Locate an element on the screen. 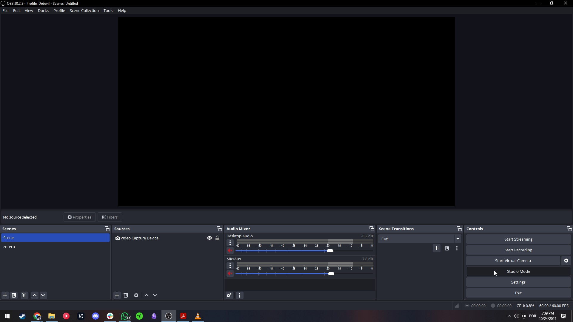  time and date is located at coordinates (548, 316).